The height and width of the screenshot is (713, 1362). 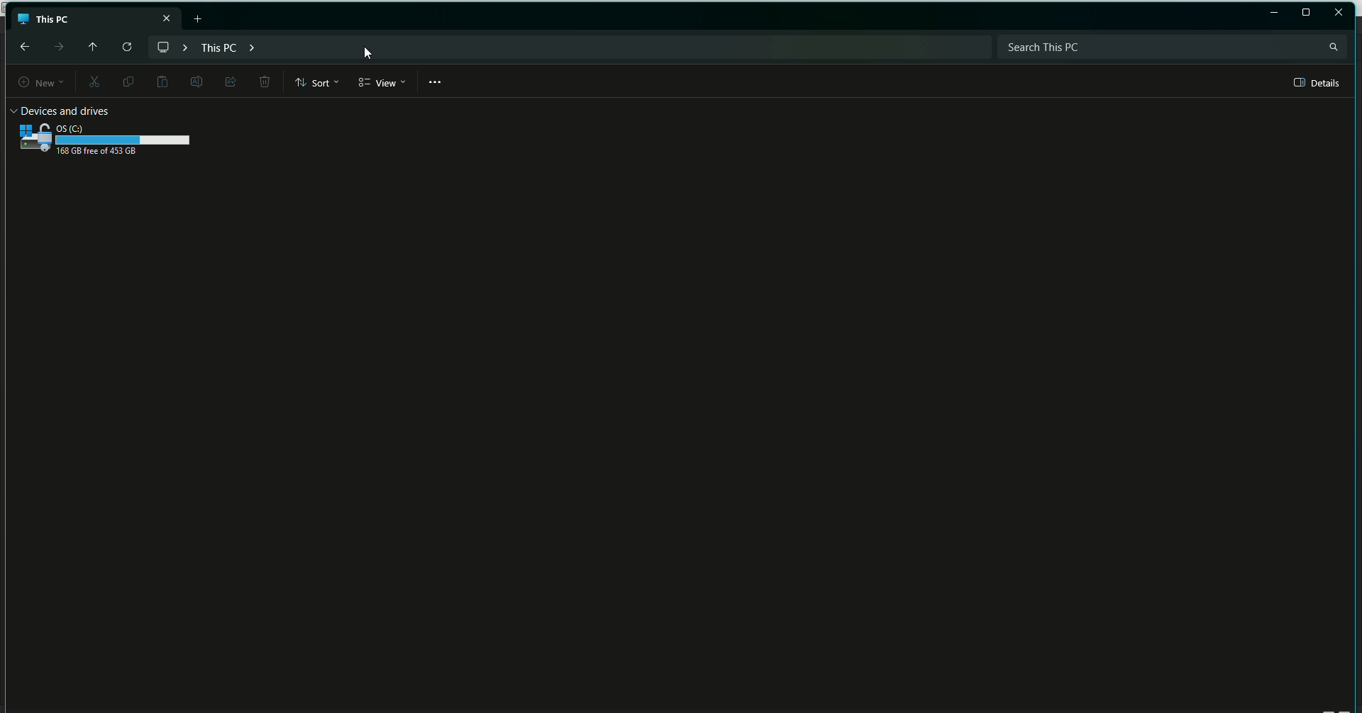 I want to click on This PC, so click(x=96, y=16).